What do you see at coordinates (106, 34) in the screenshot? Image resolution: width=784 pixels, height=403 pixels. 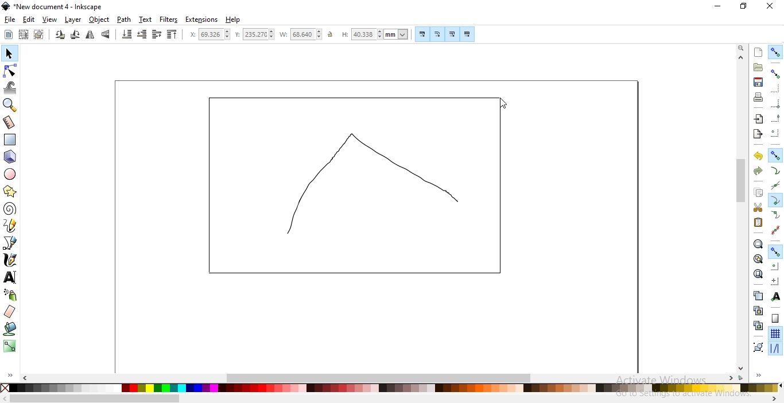 I see `flip vertically` at bounding box center [106, 34].